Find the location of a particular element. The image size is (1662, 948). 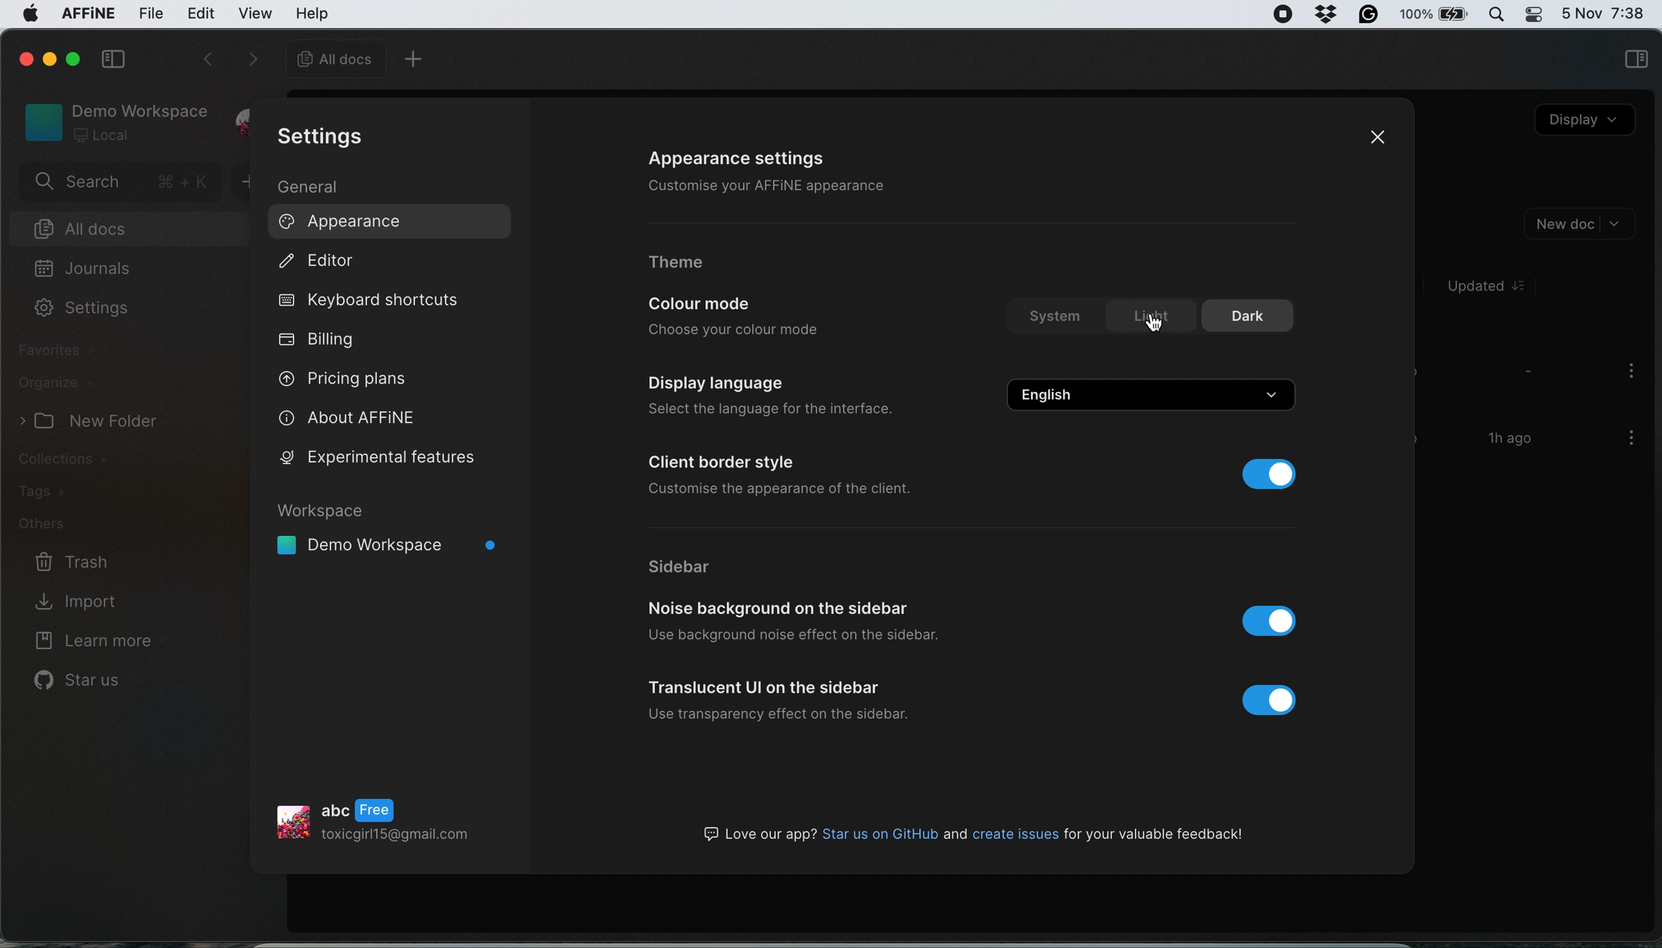

help is located at coordinates (313, 12).